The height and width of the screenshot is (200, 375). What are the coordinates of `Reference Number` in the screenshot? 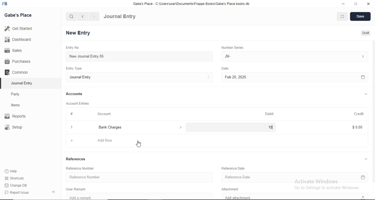 It's located at (82, 168).